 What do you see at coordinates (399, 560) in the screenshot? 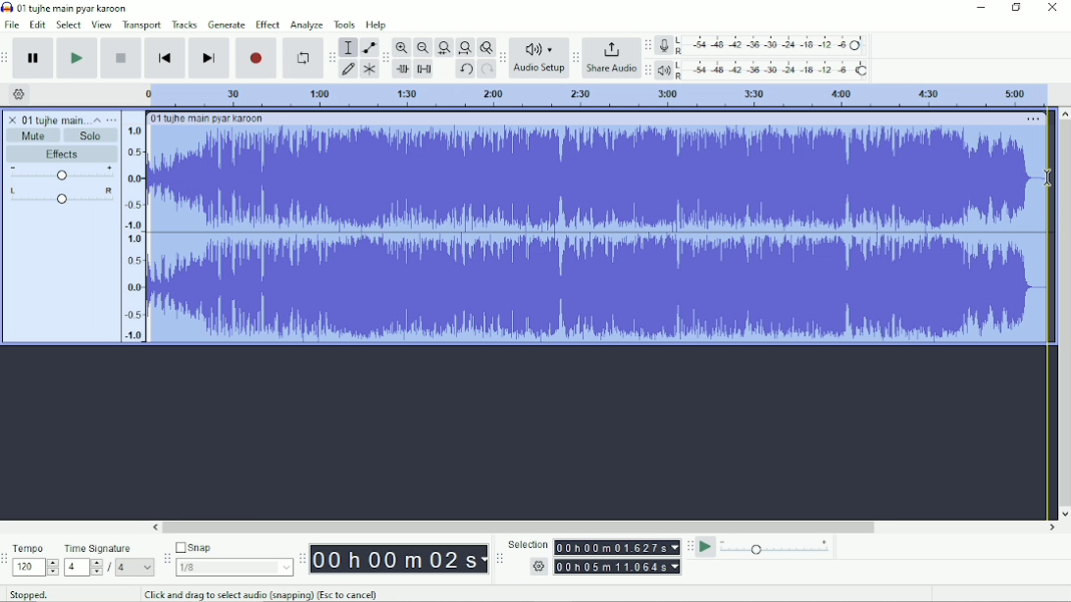
I see `00 h 00 m 00.00s` at bounding box center [399, 560].